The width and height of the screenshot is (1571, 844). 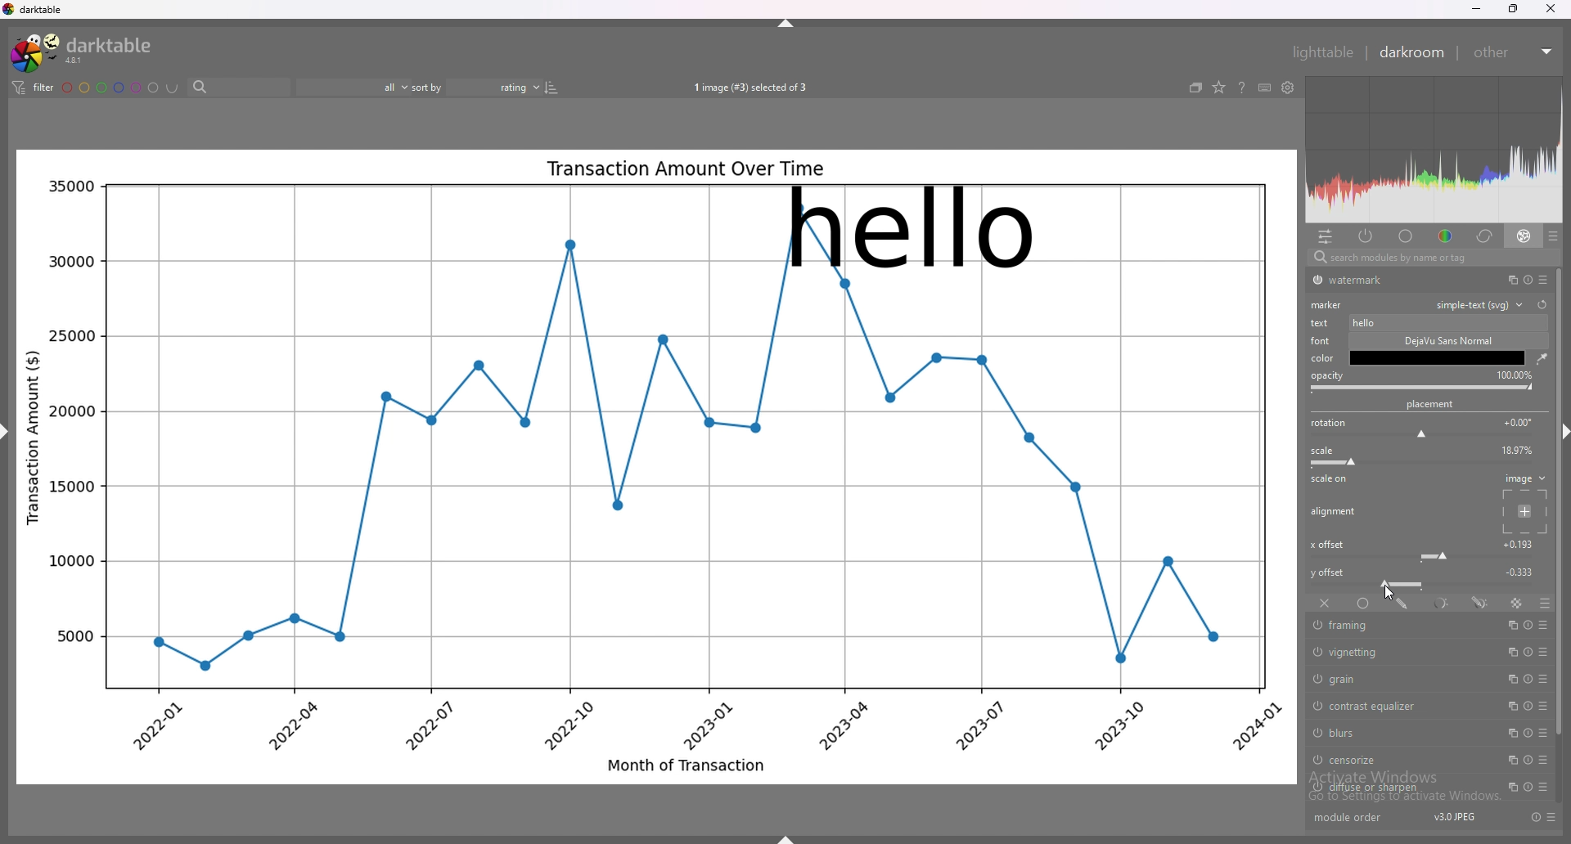 I want to click on presets, so click(x=1545, y=625).